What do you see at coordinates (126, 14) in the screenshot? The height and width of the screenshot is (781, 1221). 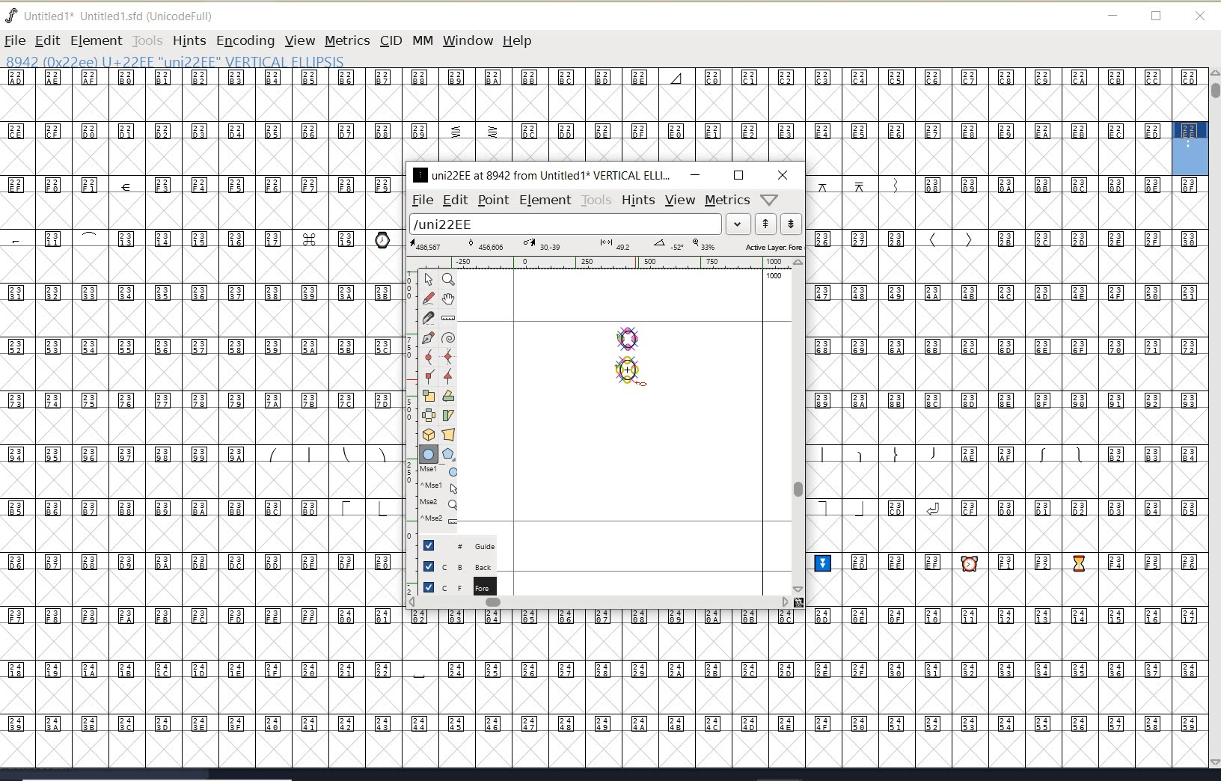 I see `untitled1* Untitled 1.sfd (UnicodeFull)` at bounding box center [126, 14].